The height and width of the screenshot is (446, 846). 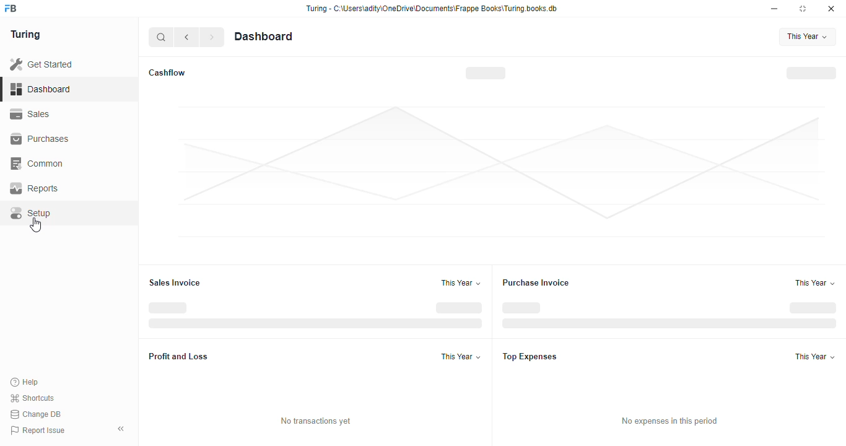 I want to click on search , so click(x=162, y=37).